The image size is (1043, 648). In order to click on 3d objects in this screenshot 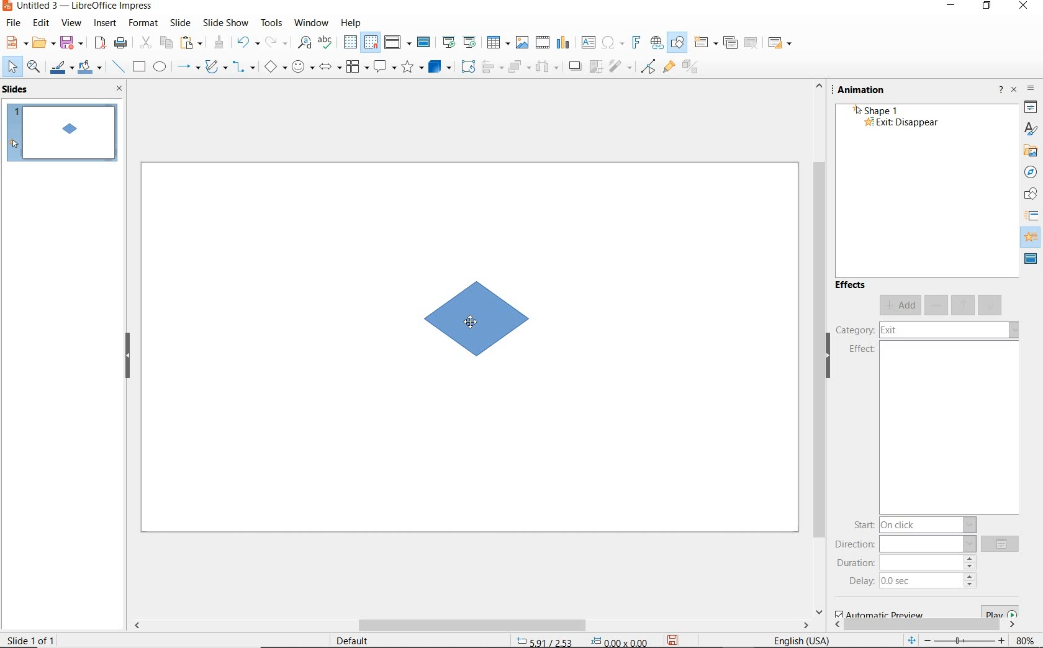, I will do `click(440, 66)`.